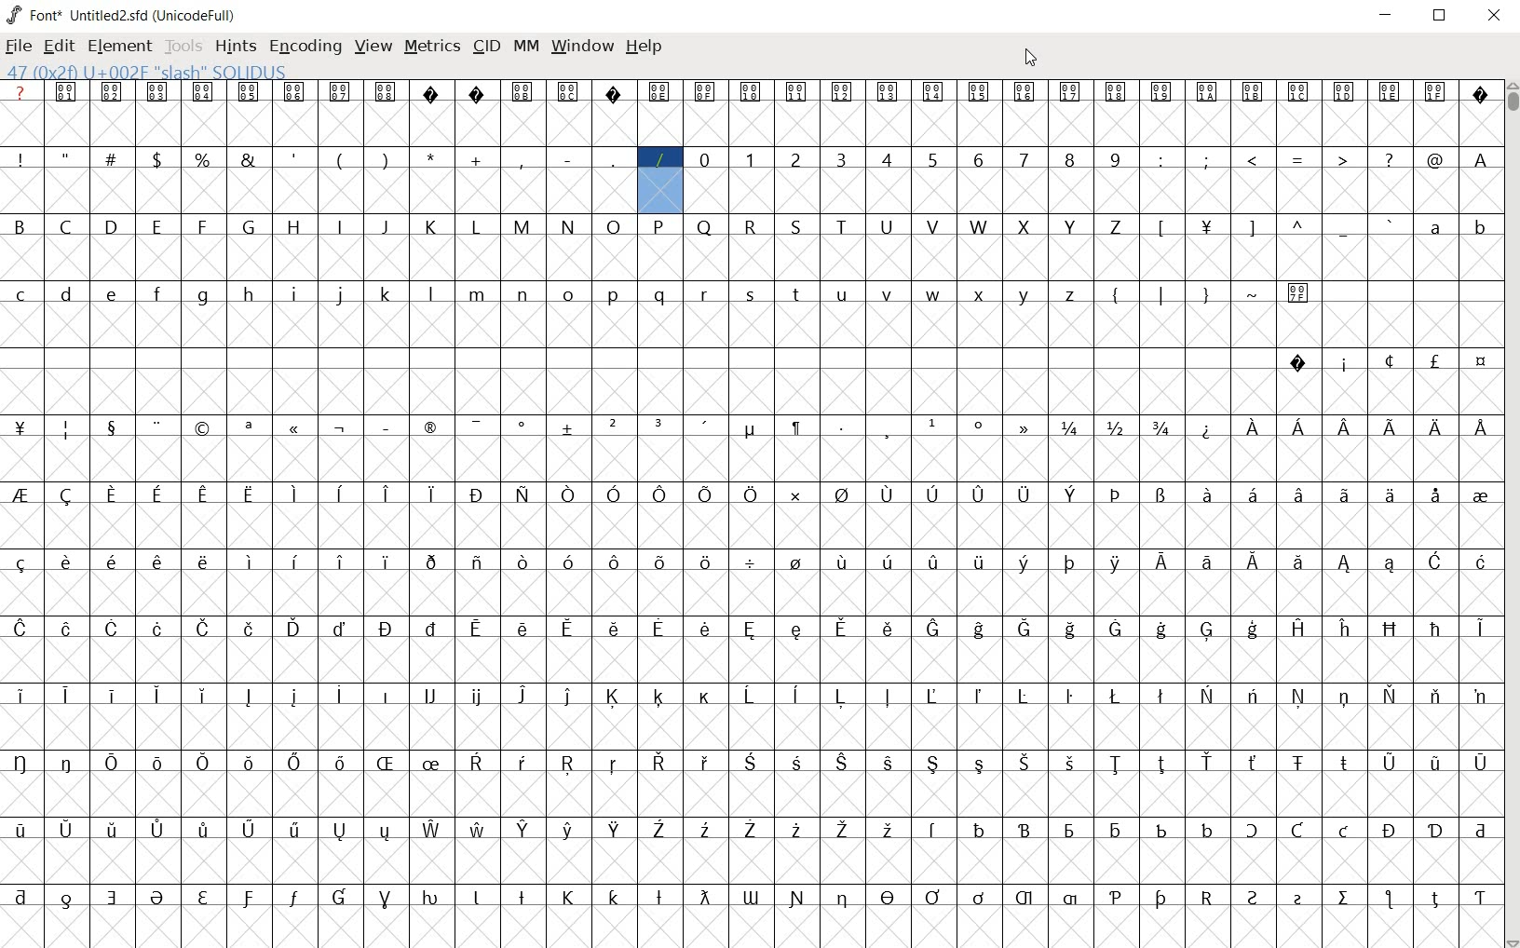 The image size is (1520, 948). I want to click on glyph, so click(522, 494).